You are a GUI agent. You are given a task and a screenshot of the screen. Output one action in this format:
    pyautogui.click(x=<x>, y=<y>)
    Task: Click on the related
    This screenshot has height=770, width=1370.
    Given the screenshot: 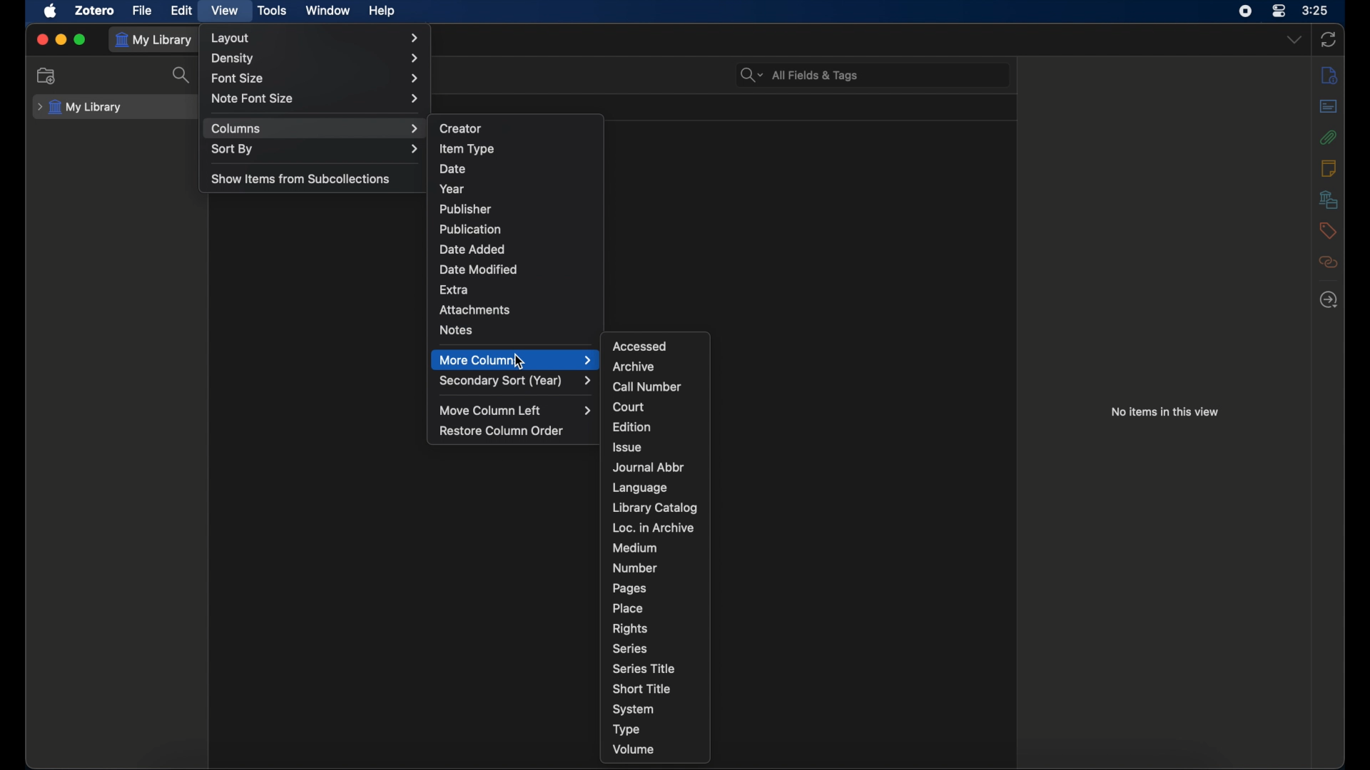 What is the action you would take?
    pyautogui.click(x=1330, y=262)
    